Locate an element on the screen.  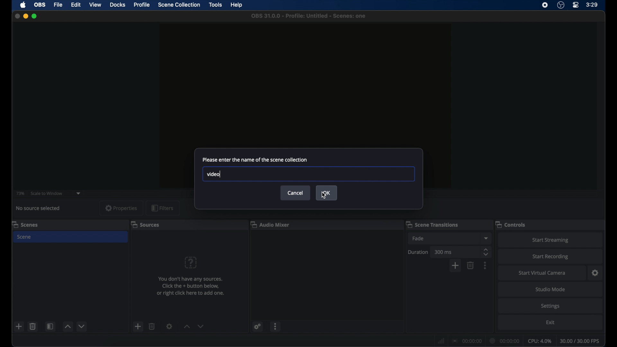
open scene filter is located at coordinates (49, 326).